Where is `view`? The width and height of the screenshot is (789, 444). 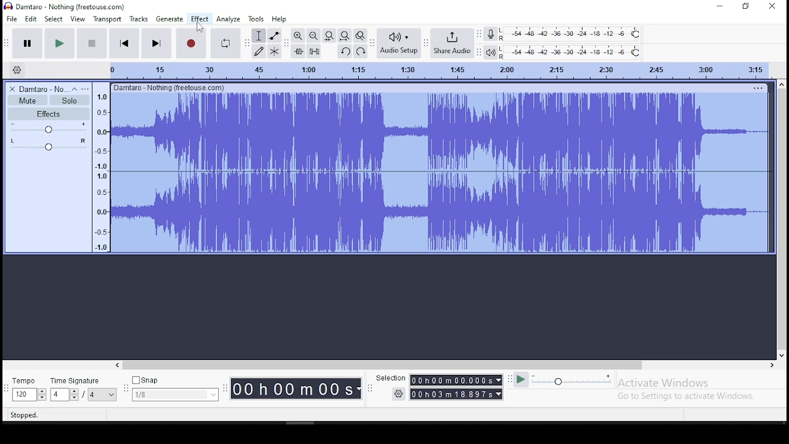 view is located at coordinates (78, 18).